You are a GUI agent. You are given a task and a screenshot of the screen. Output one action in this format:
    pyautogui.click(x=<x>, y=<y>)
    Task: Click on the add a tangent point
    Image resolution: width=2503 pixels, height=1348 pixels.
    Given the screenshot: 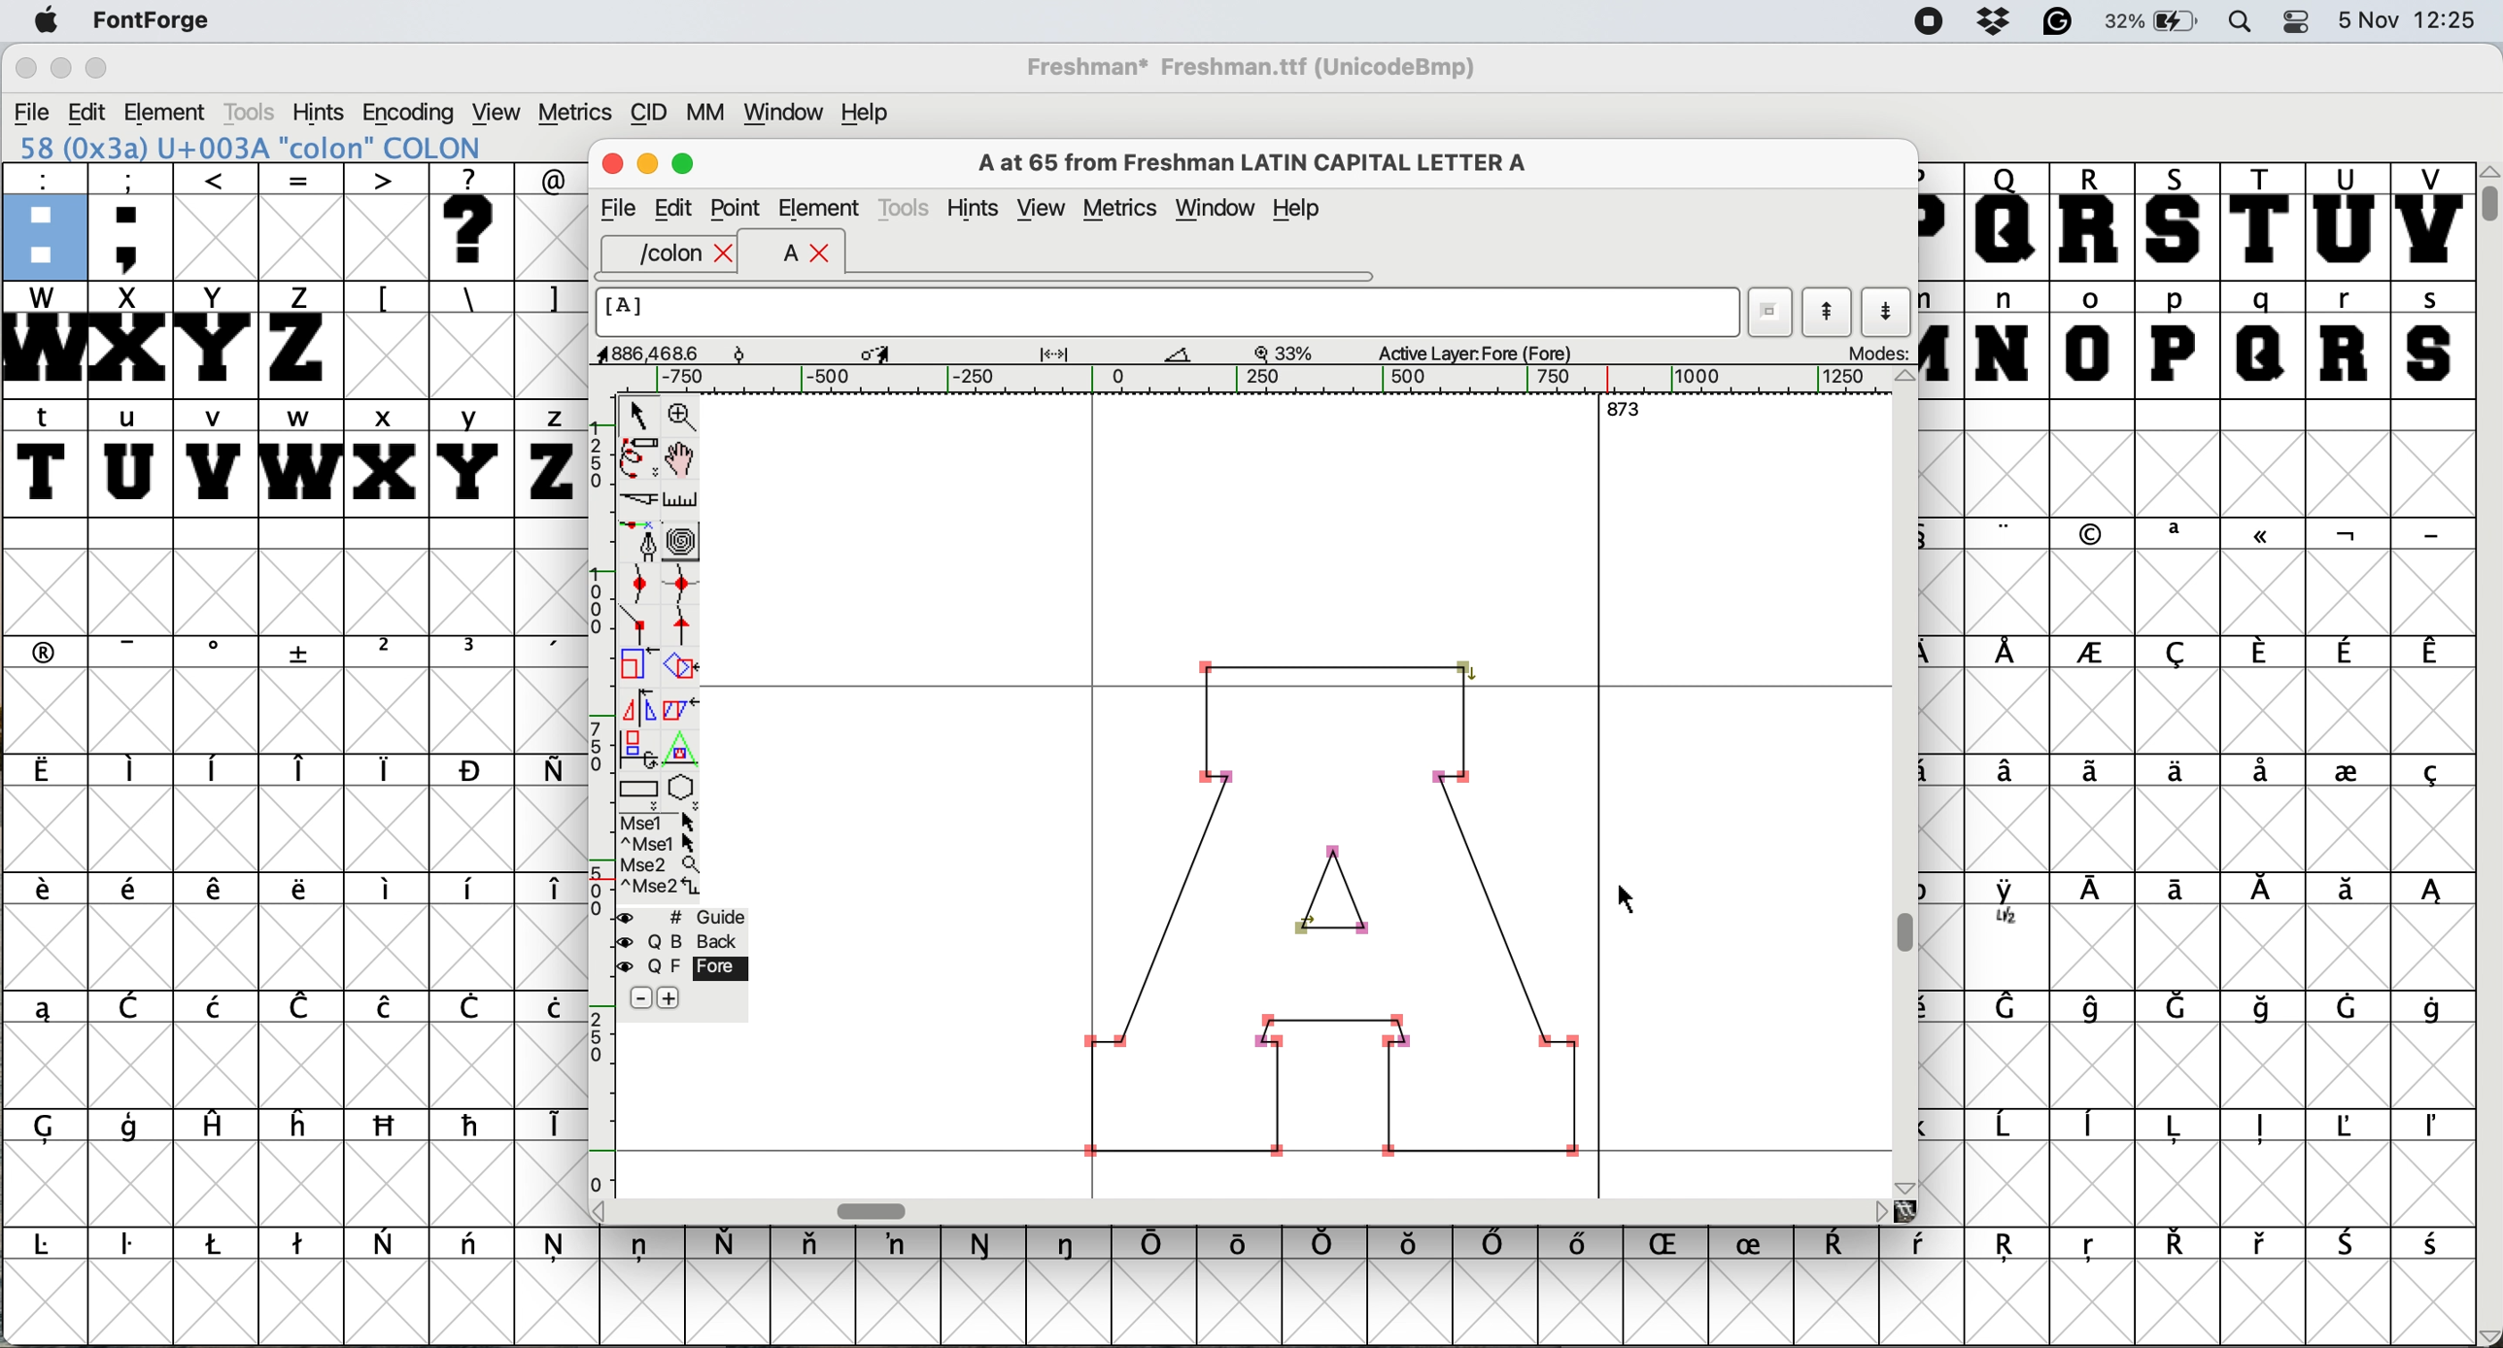 What is the action you would take?
    pyautogui.click(x=688, y=623)
    